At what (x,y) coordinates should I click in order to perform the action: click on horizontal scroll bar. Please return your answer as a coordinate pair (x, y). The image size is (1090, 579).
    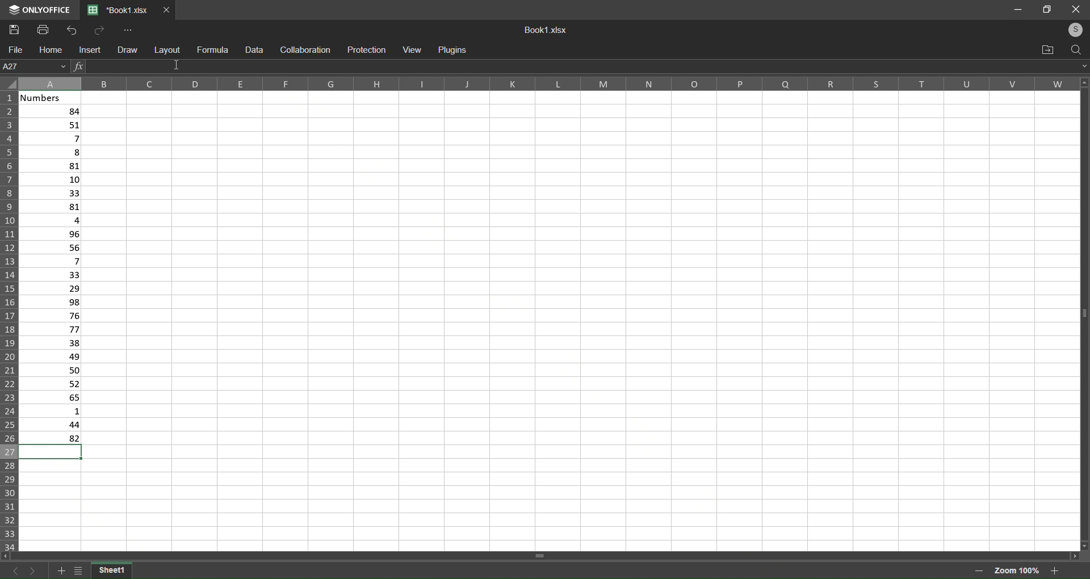
    Looking at the image, I should click on (542, 555).